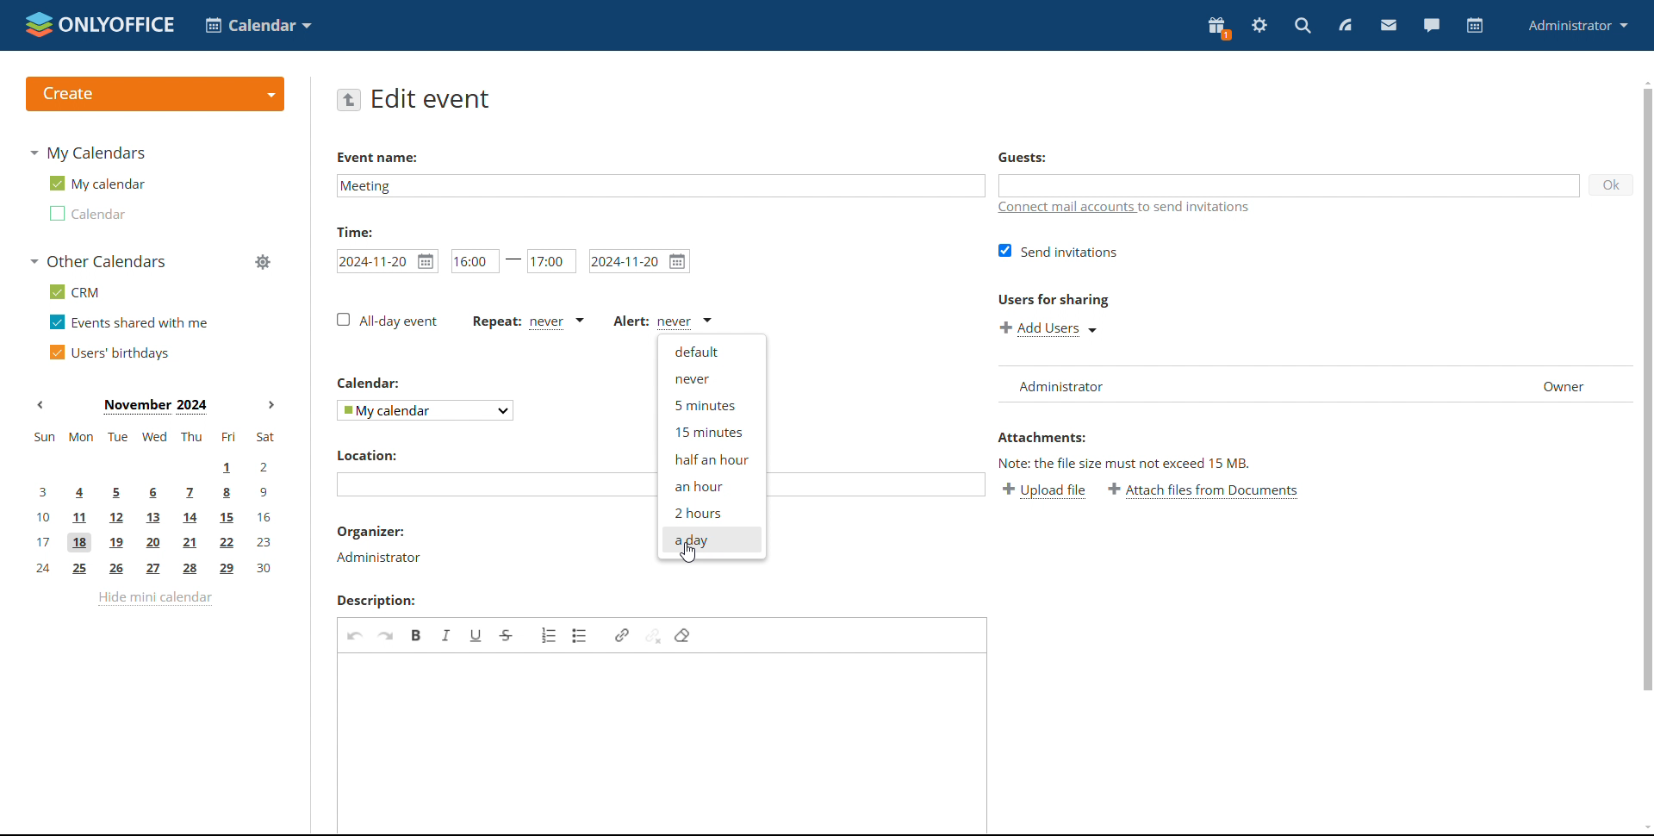  I want to click on bold, so click(417, 635).